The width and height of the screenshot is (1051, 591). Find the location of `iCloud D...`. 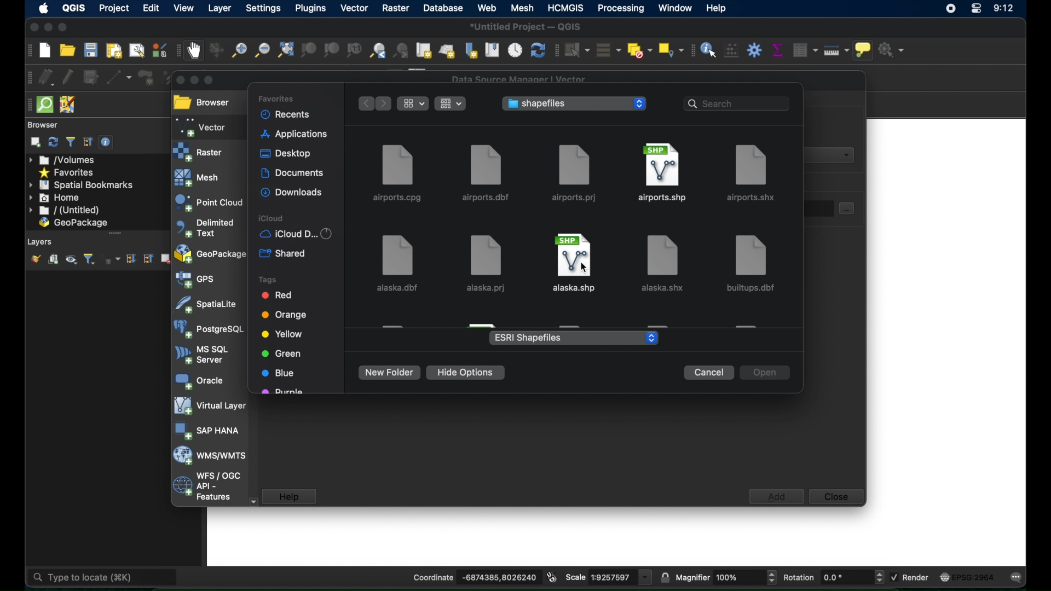

iCloud D... is located at coordinates (296, 234).